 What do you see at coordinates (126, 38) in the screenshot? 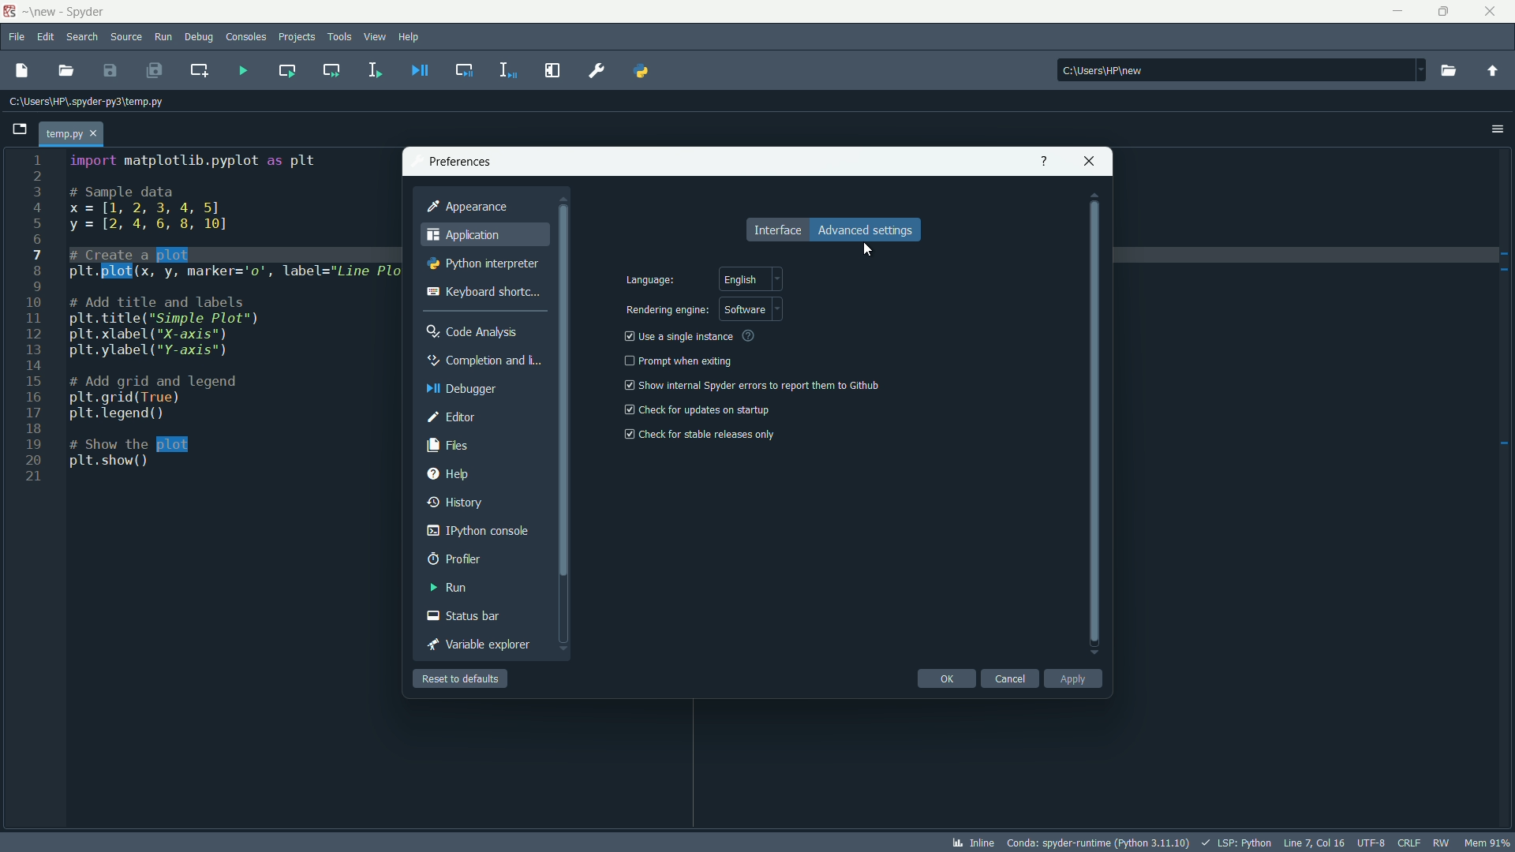
I see `source` at bounding box center [126, 38].